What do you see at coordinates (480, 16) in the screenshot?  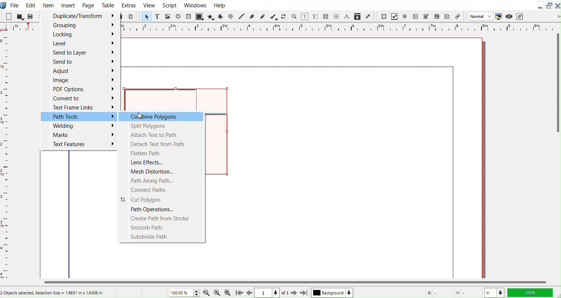 I see `Normal` at bounding box center [480, 16].